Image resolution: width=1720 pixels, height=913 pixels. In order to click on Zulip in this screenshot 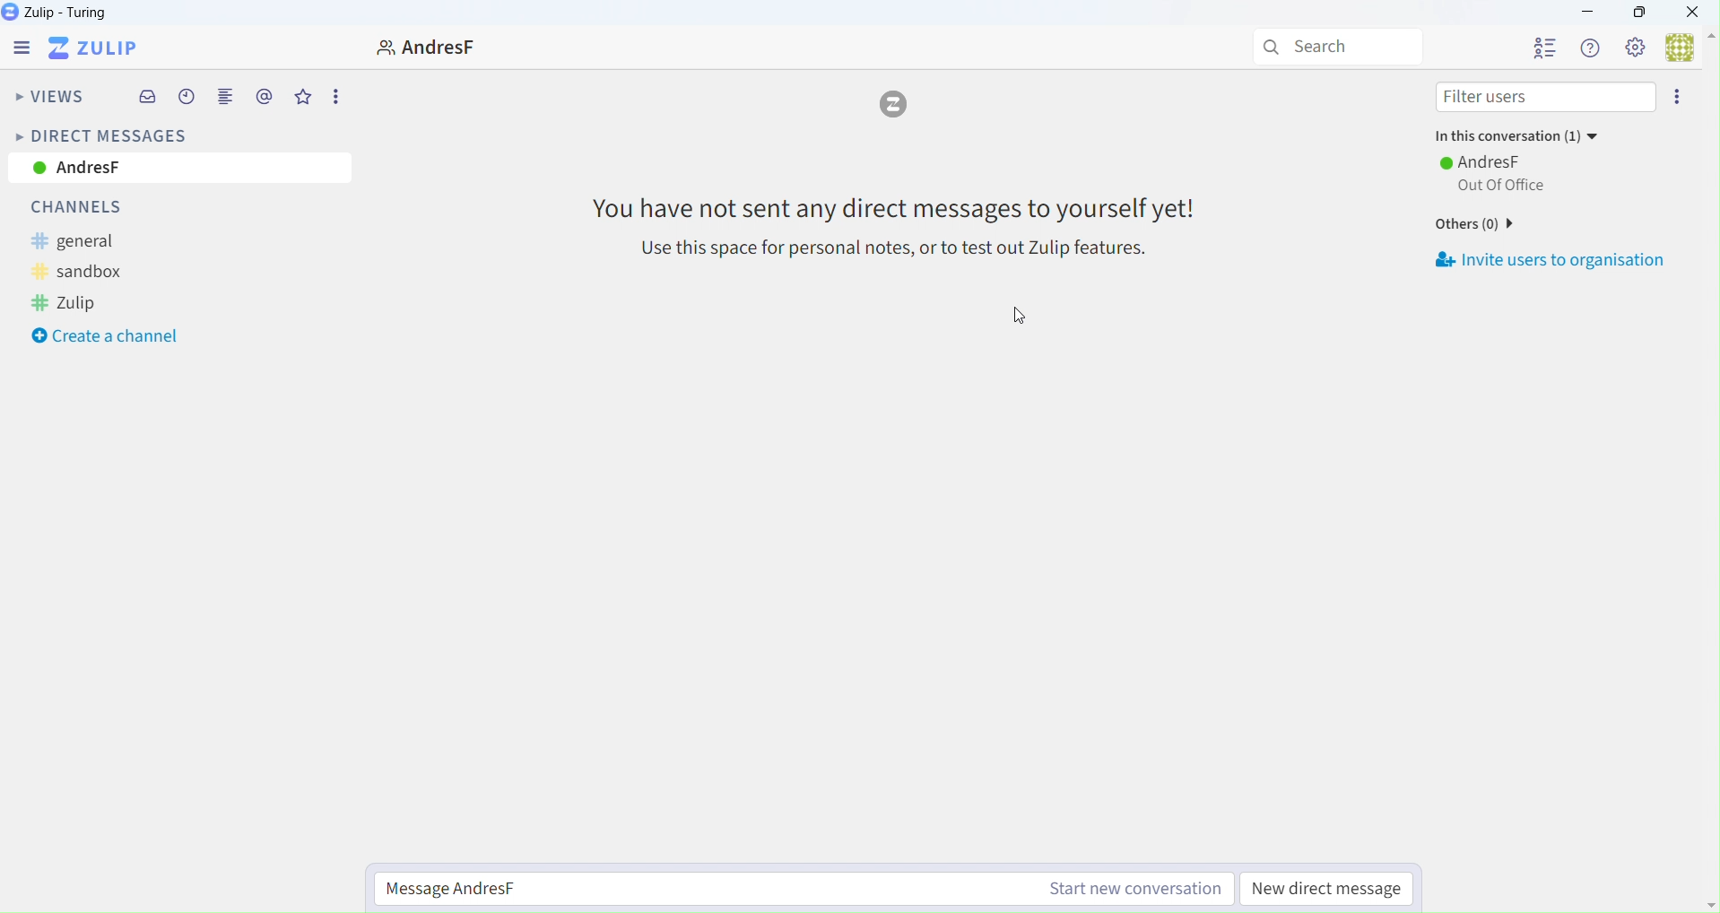, I will do `click(83, 303)`.